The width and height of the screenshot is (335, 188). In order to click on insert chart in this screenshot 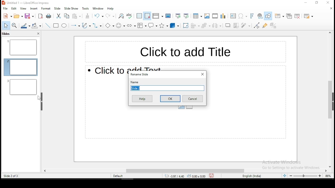, I will do `click(223, 16)`.